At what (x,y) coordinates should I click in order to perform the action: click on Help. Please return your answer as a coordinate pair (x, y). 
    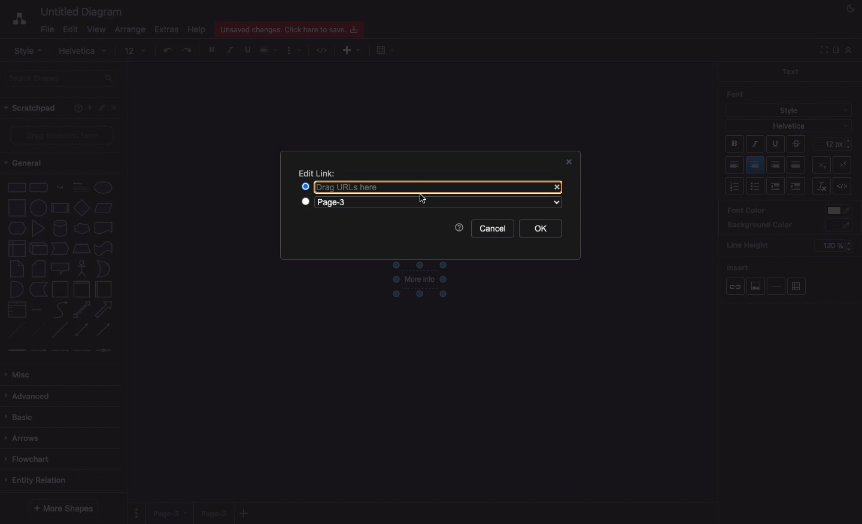
    Looking at the image, I should click on (75, 109).